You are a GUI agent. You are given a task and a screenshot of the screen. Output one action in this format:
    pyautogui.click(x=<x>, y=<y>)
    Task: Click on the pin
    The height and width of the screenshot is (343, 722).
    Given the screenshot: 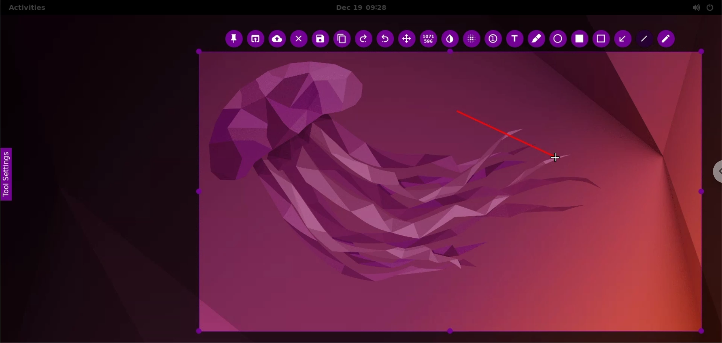 What is the action you would take?
    pyautogui.click(x=234, y=39)
    